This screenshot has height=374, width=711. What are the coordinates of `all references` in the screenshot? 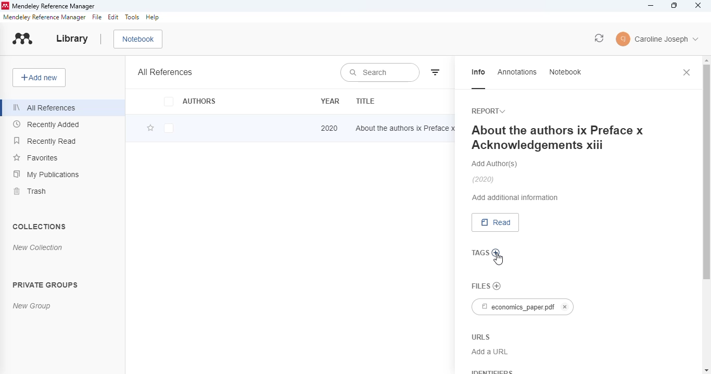 It's located at (166, 72).